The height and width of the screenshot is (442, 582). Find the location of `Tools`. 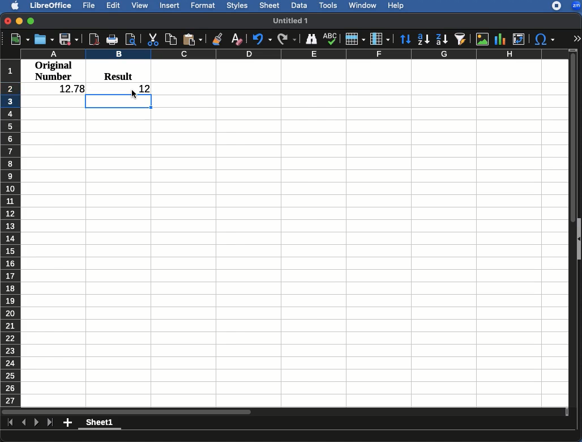

Tools is located at coordinates (328, 5).